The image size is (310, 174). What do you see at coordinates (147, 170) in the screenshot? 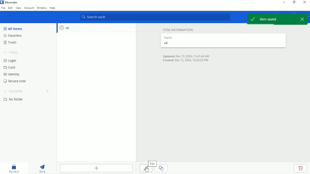
I see `Cursor` at bounding box center [147, 170].